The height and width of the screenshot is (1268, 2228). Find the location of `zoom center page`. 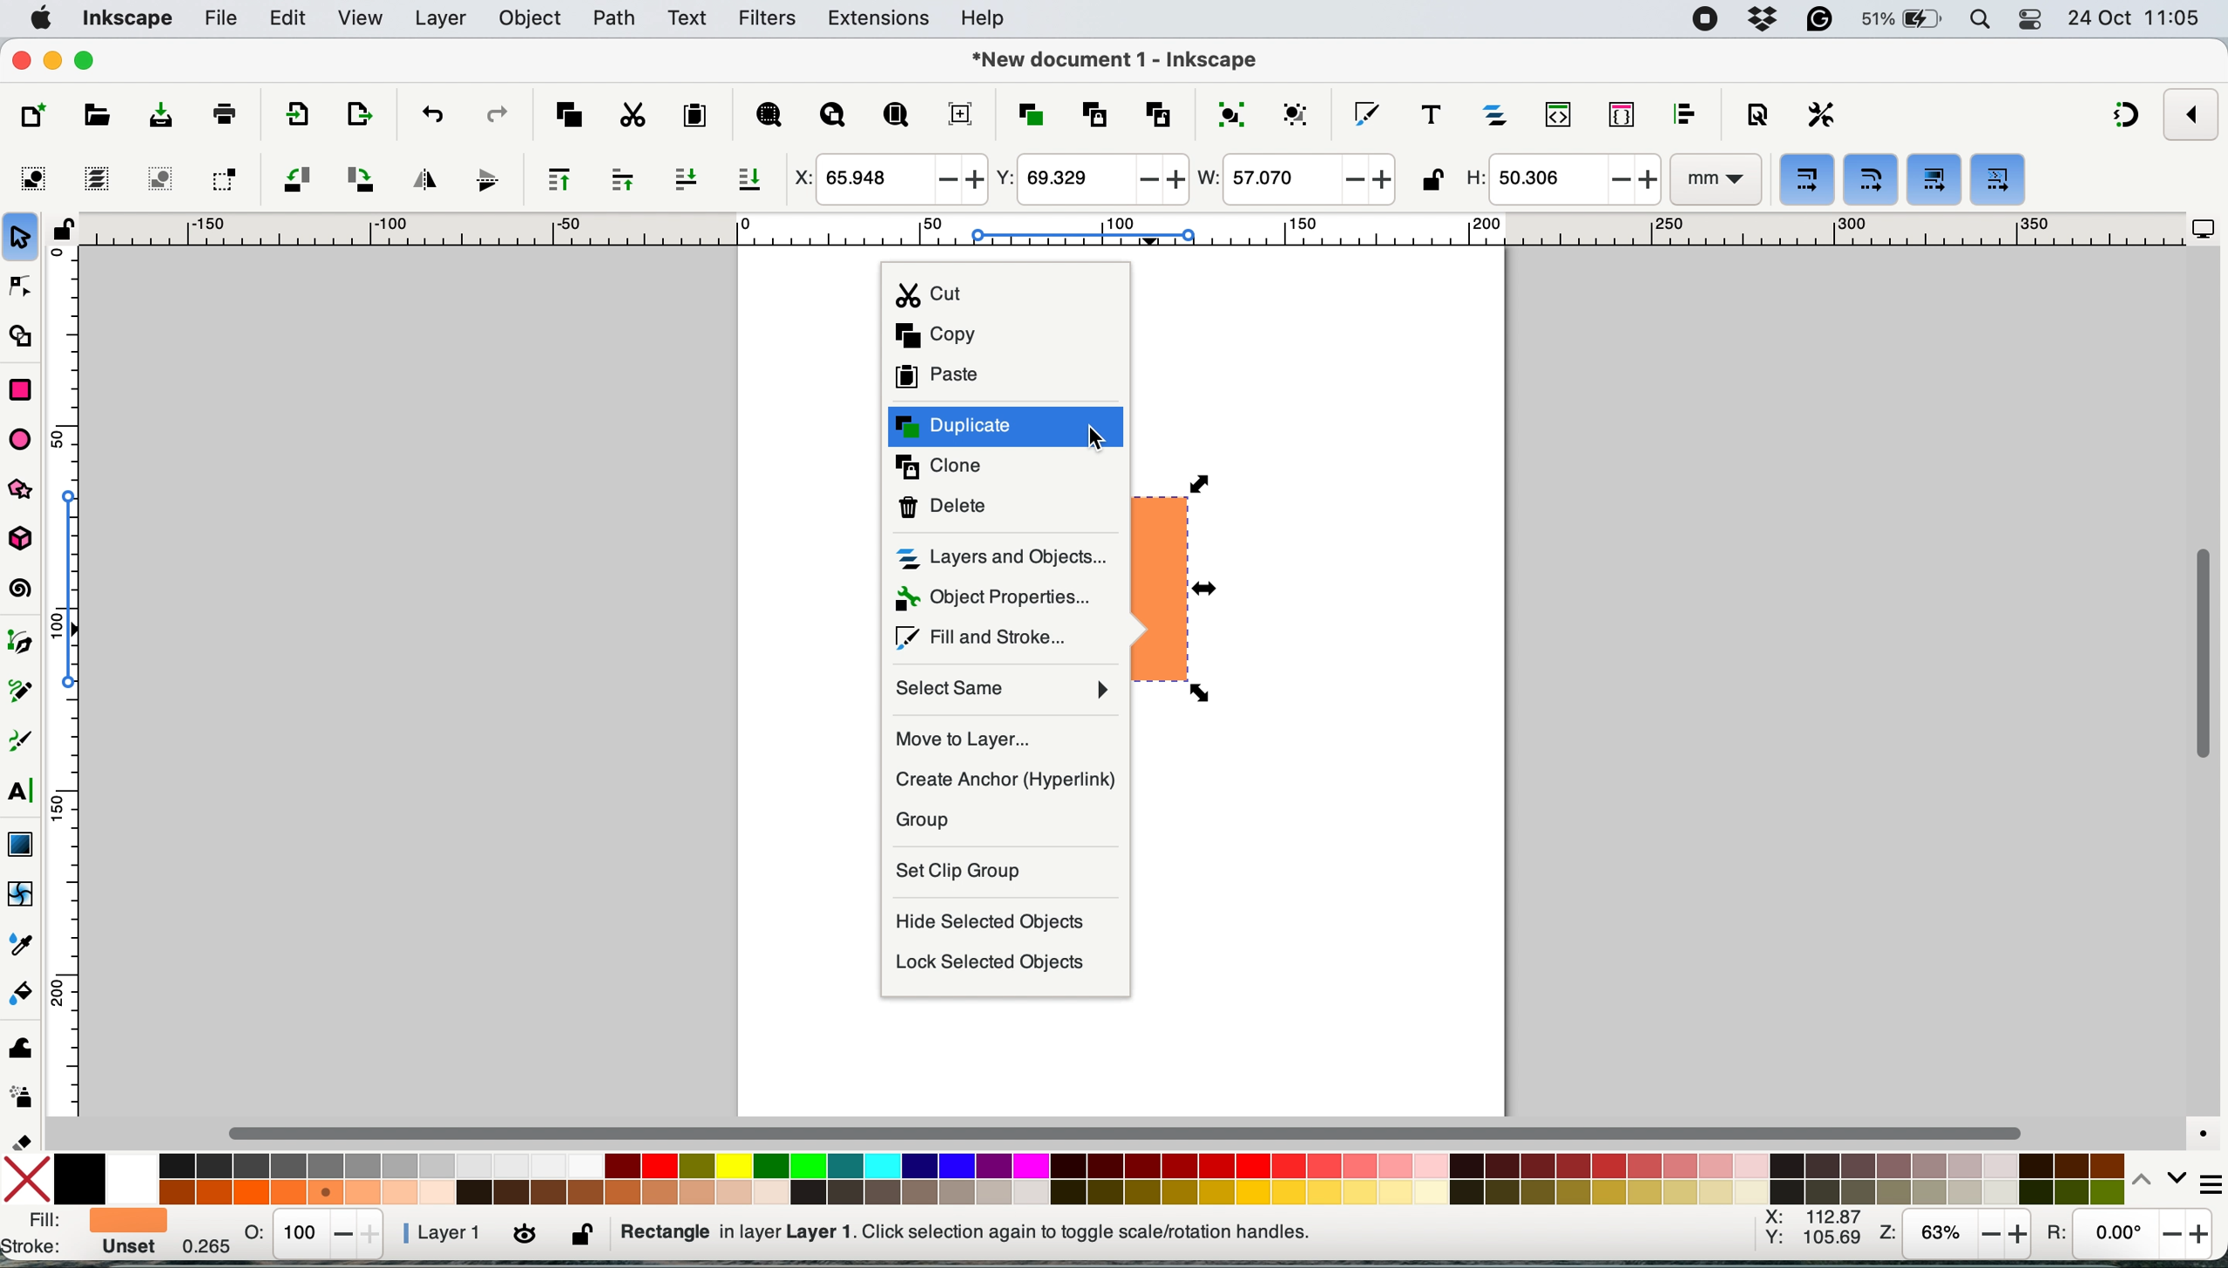

zoom center page is located at coordinates (960, 113).